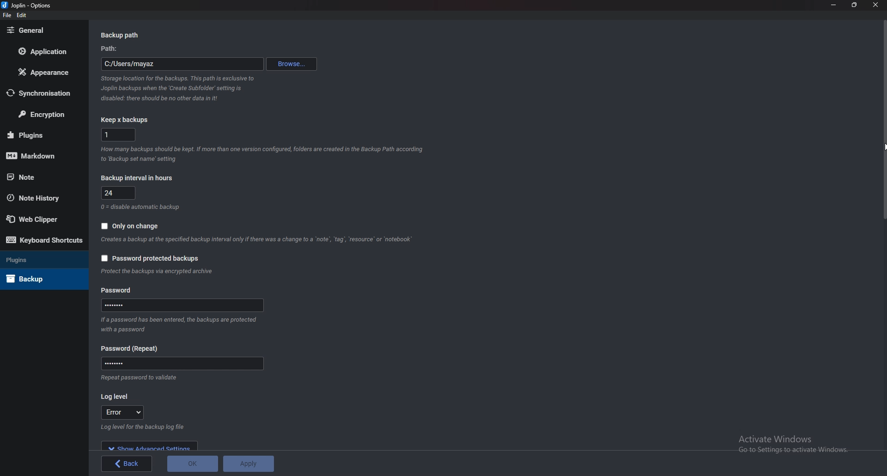 This screenshot has height=476, width=887. I want to click on scroll bar, so click(883, 231).